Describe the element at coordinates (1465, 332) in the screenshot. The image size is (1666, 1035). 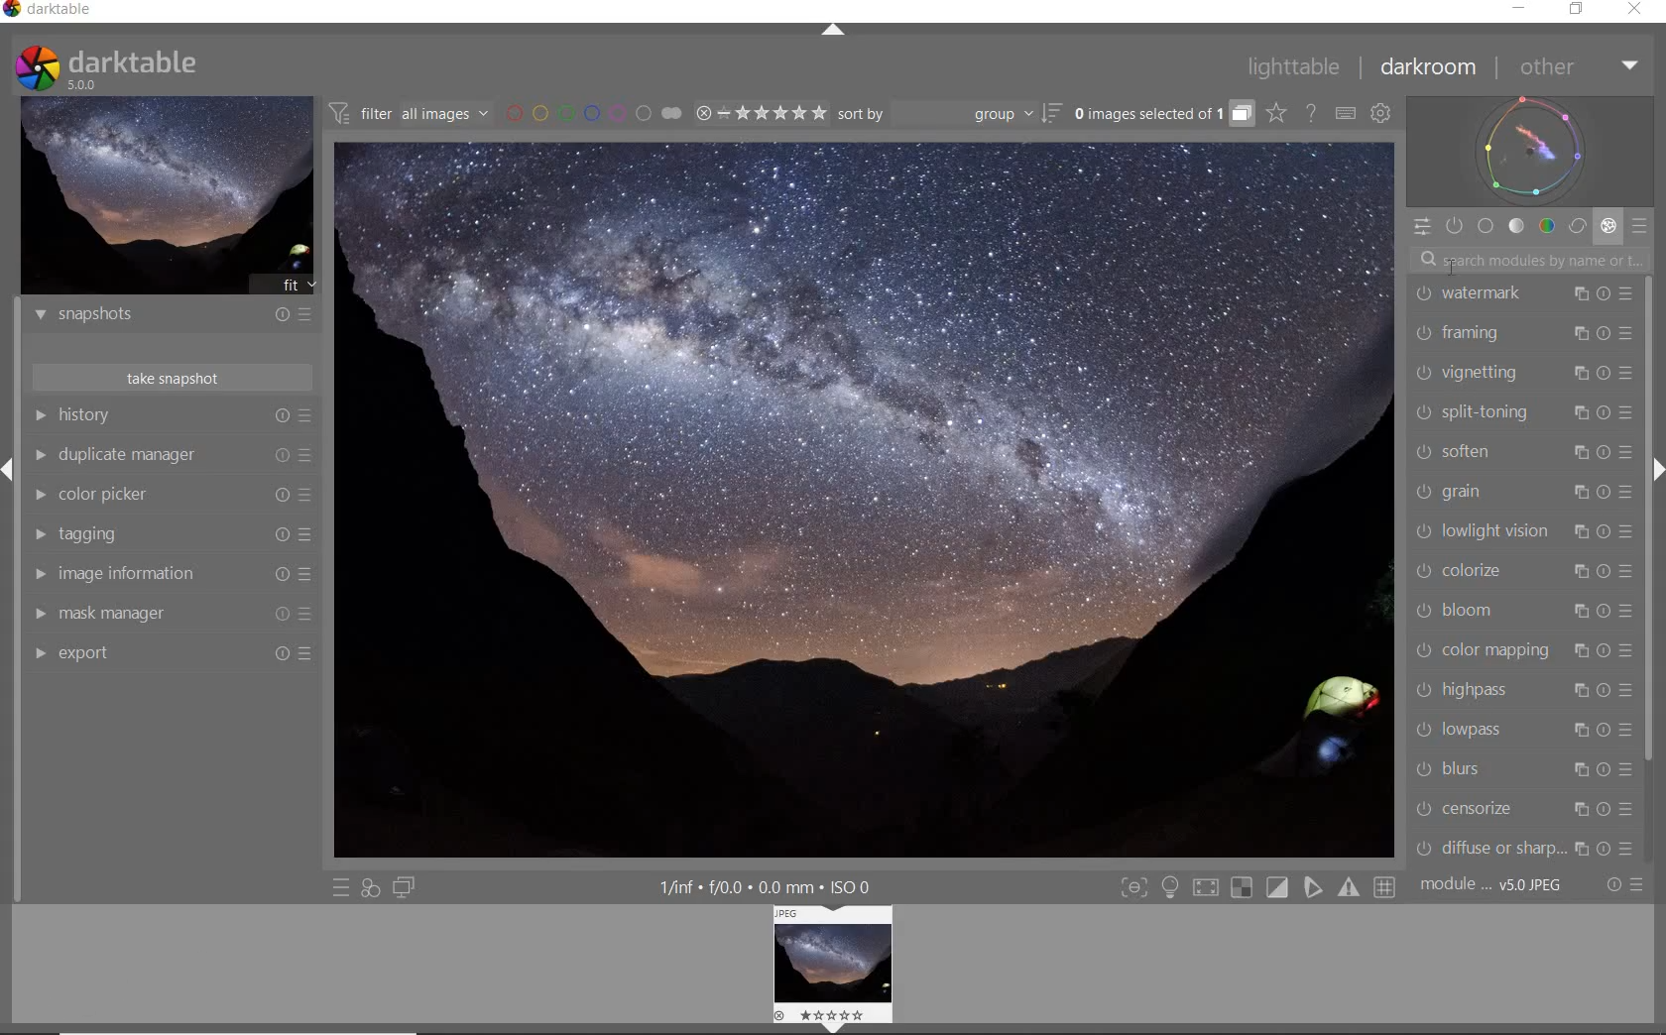
I see `FRAMING` at that location.